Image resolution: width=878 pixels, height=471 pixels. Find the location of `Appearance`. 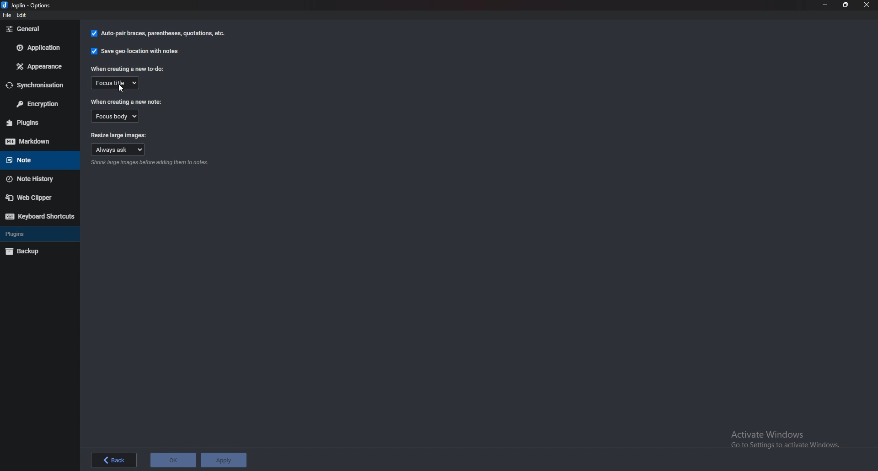

Appearance is located at coordinates (42, 66).